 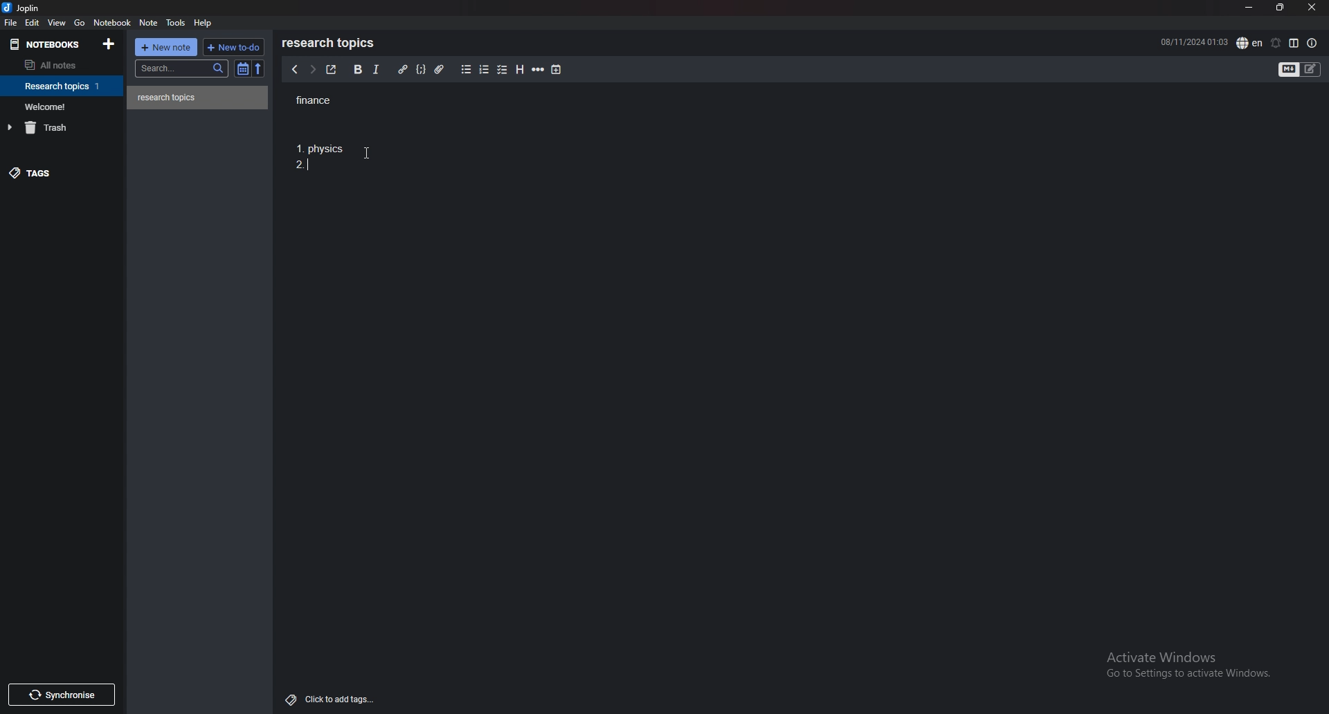 What do you see at coordinates (57, 23) in the screenshot?
I see `view` at bounding box center [57, 23].